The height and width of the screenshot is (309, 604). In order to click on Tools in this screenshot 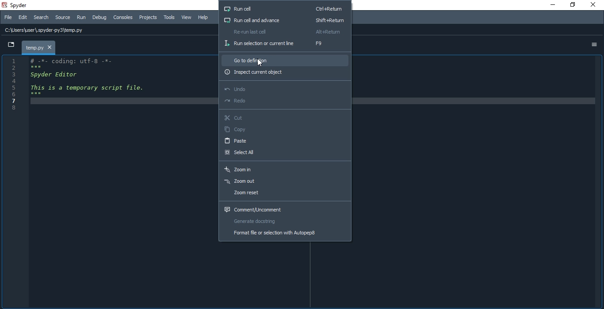, I will do `click(170, 18)`.